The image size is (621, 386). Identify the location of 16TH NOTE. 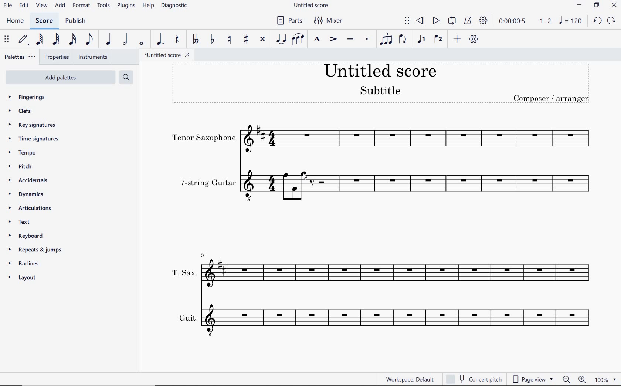
(72, 39).